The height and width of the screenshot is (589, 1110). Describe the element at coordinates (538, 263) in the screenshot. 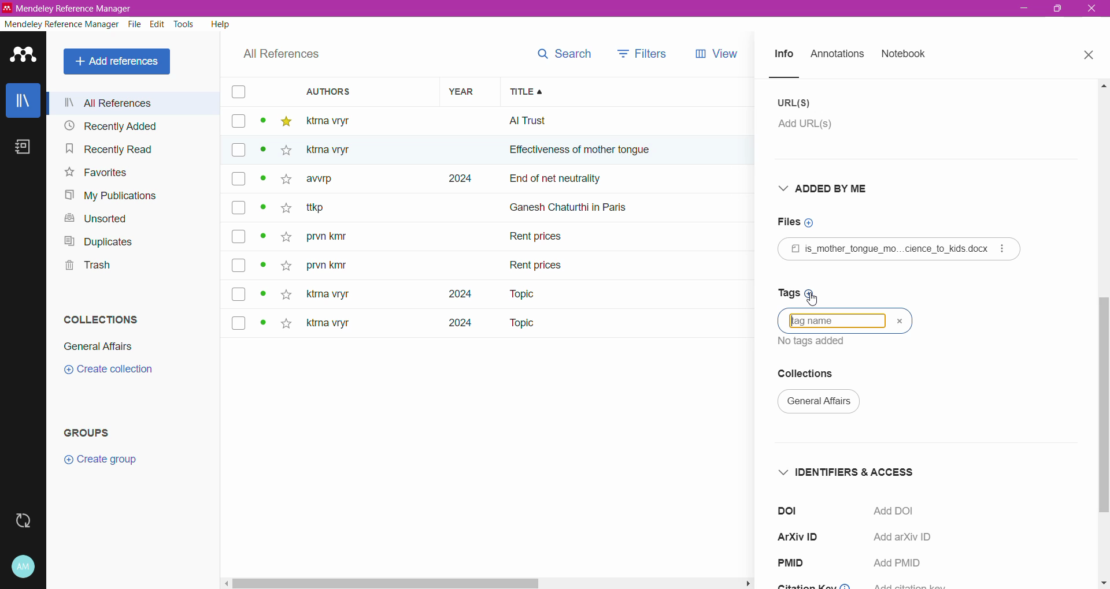

I see `rent prices ` at that location.